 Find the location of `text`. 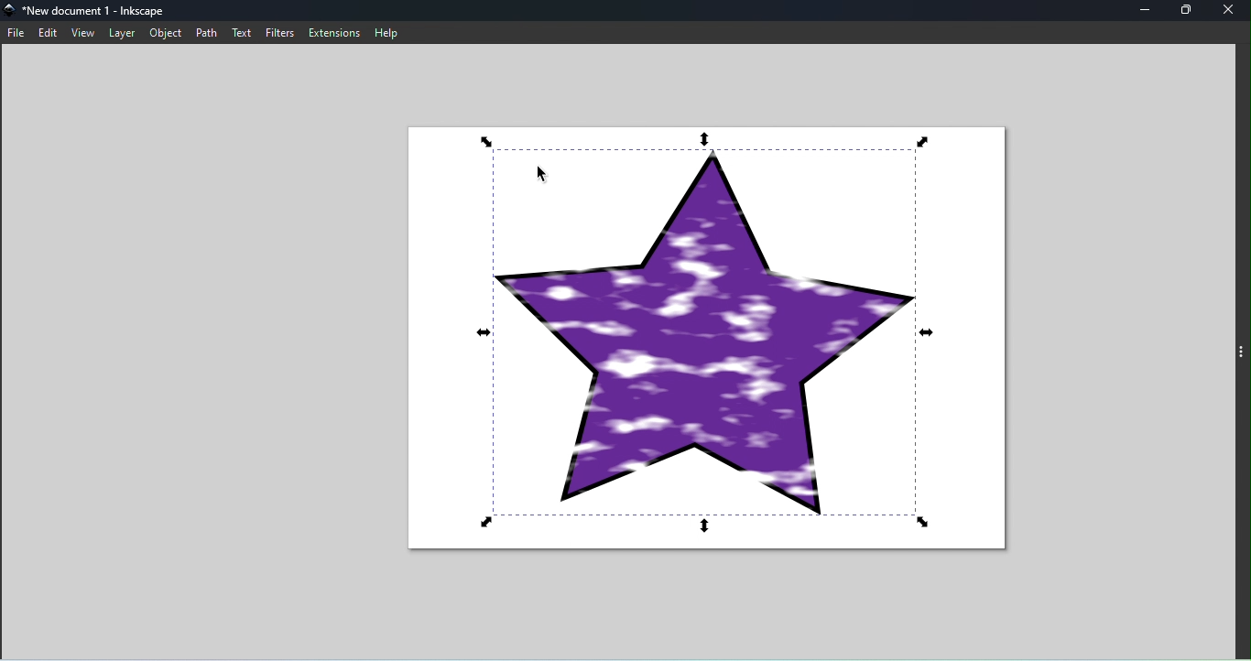

text is located at coordinates (240, 32).